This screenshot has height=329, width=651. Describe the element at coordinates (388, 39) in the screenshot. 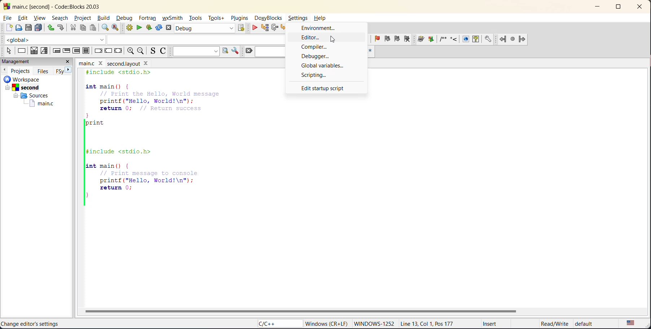

I see `previous bookmark` at that location.